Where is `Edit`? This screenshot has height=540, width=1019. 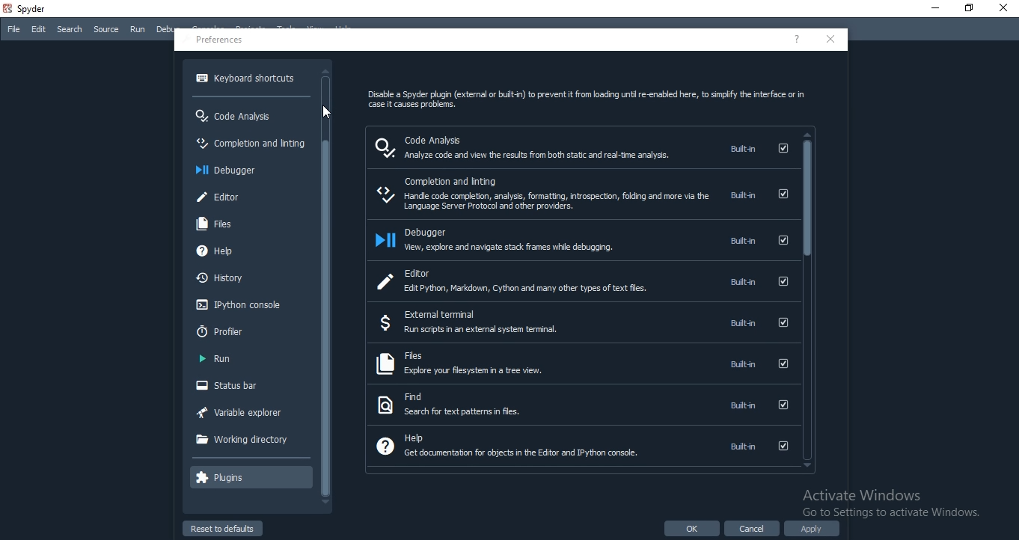
Edit is located at coordinates (39, 29).